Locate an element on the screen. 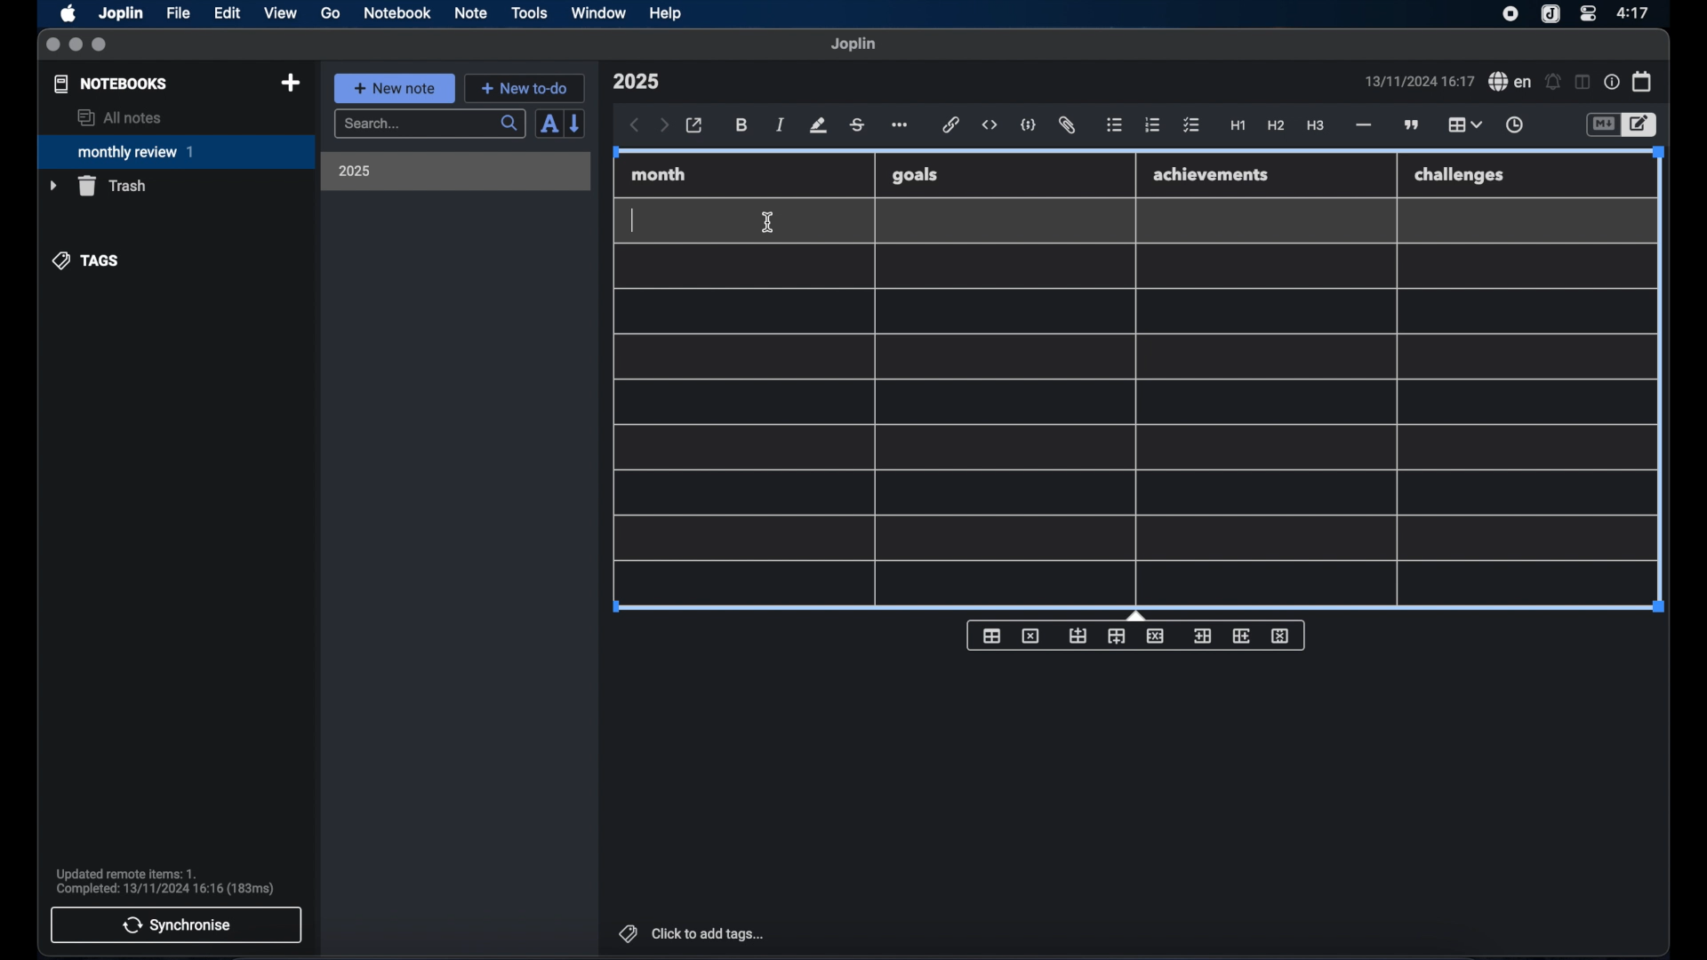 The width and height of the screenshot is (1707, 960). Joplin is located at coordinates (123, 14).